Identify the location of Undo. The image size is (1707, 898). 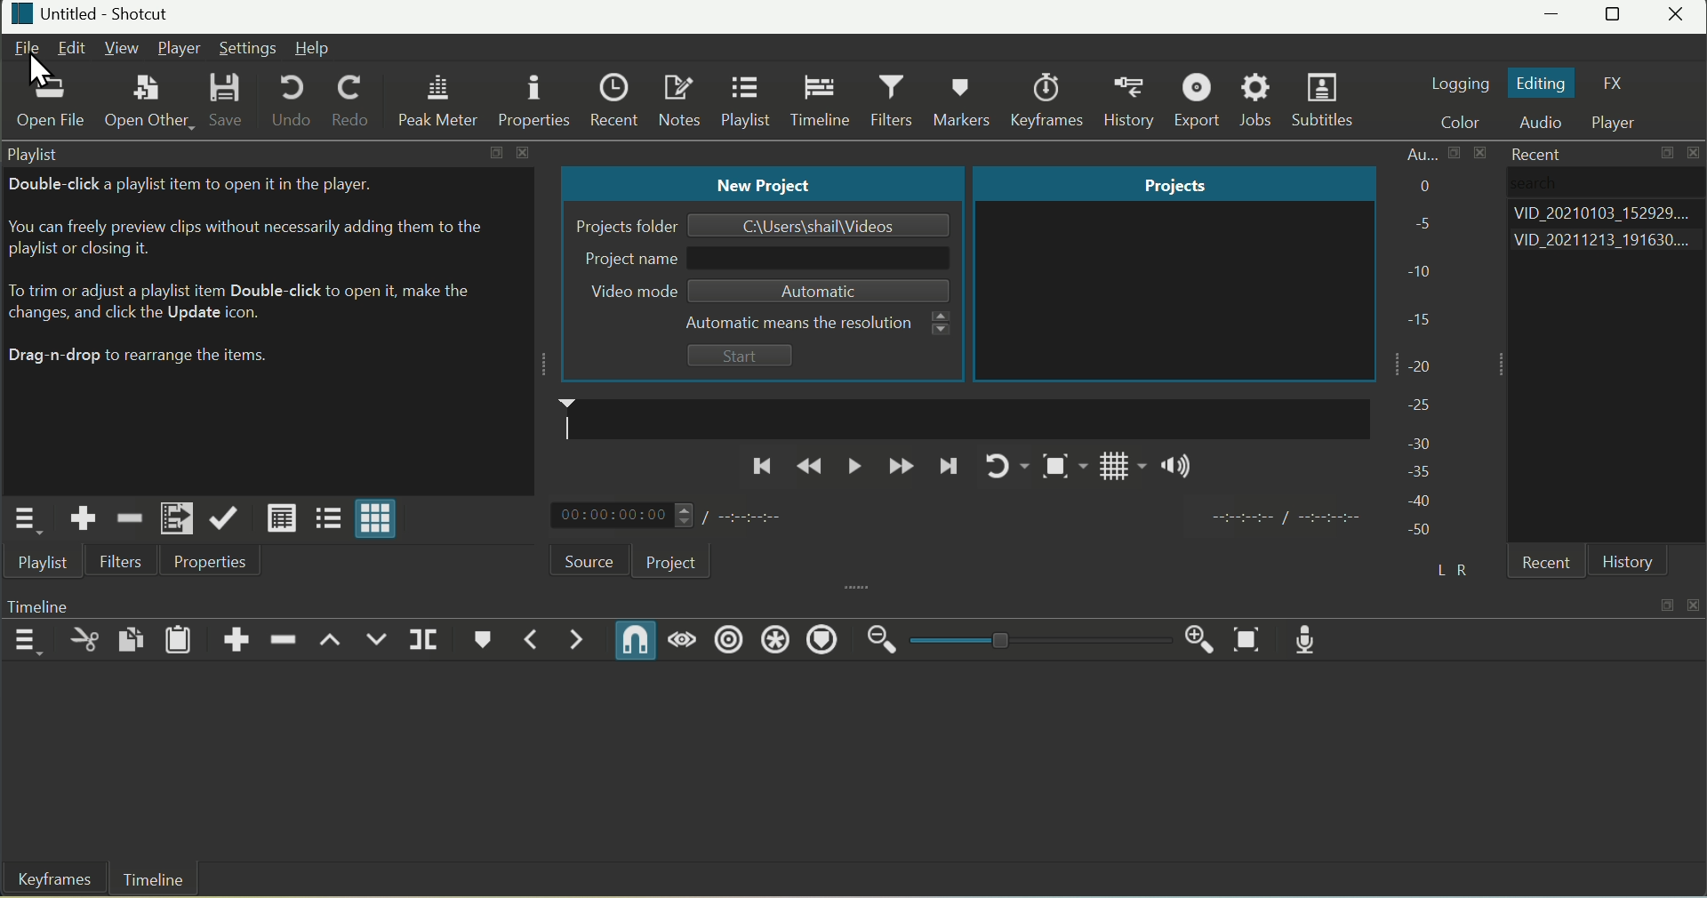
(291, 100).